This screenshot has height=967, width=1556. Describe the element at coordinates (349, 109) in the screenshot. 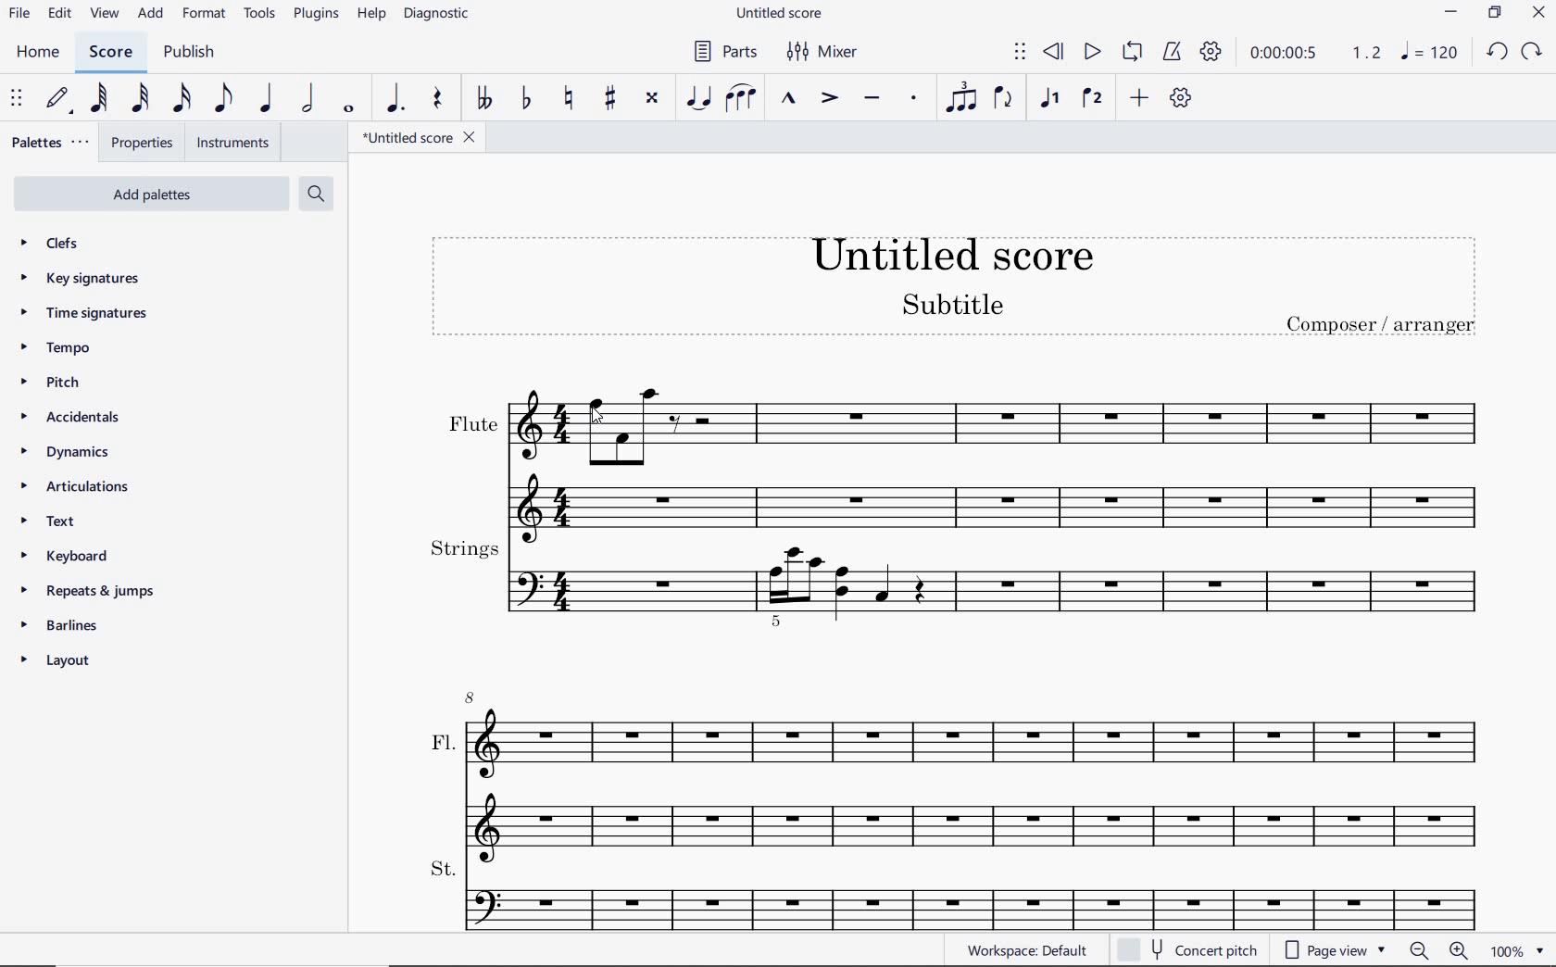

I see `WHOLE NOTE` at that location.